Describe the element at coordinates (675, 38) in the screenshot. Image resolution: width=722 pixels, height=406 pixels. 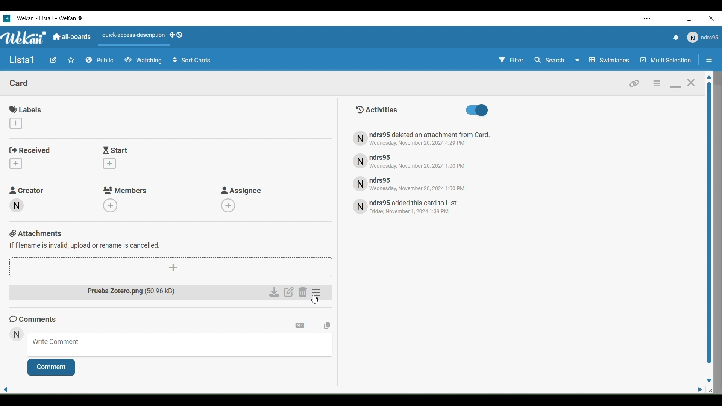
I see `Notifications` at that location.